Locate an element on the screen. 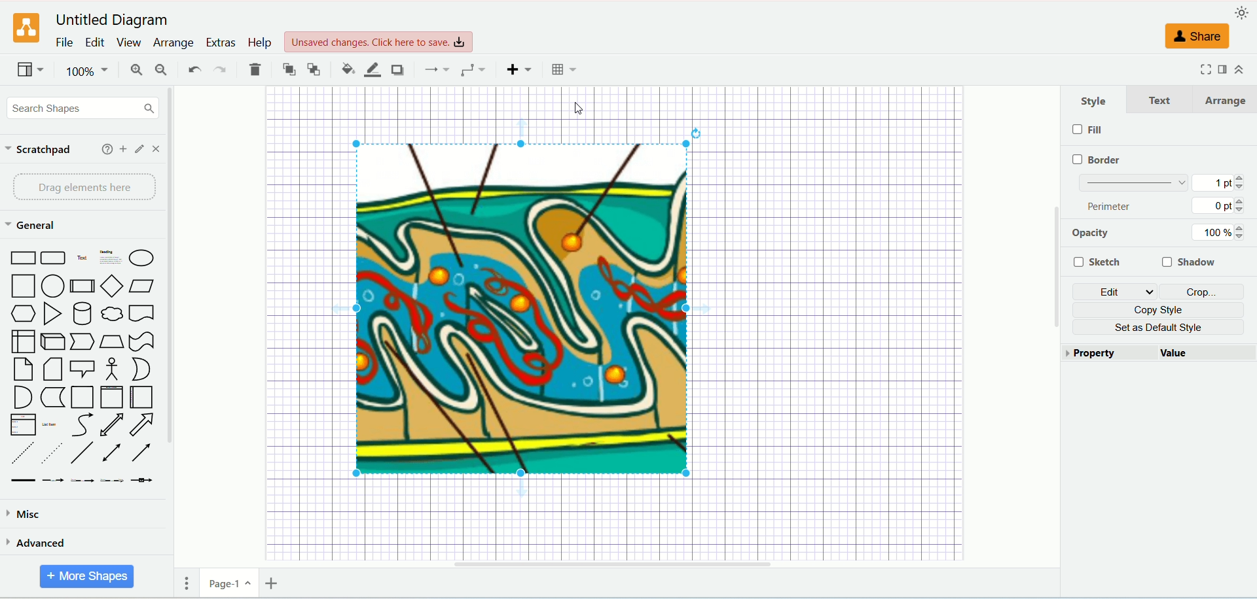  And is located at coordinates (23, 398).